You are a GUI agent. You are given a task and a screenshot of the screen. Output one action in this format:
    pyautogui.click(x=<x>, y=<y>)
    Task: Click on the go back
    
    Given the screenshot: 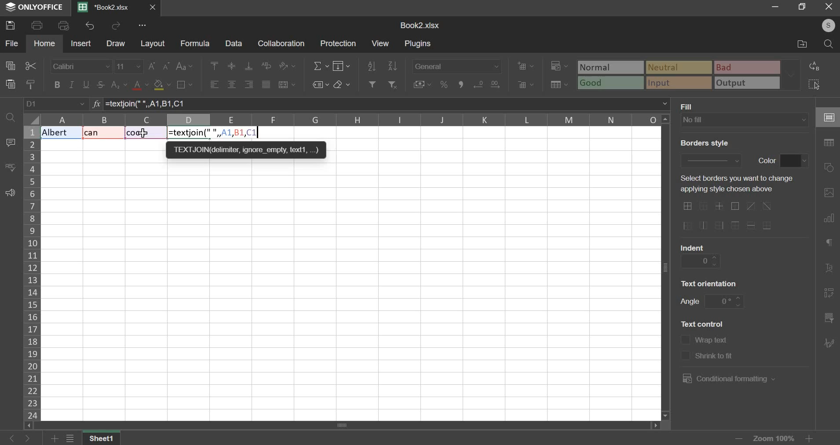 What is the action you would take?
    pyautogui.click(x=11, y=438)
    